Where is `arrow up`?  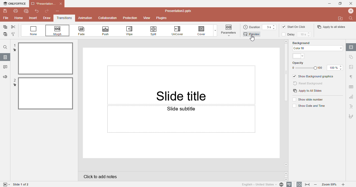
arrow up is located at coordinates (286, 41).